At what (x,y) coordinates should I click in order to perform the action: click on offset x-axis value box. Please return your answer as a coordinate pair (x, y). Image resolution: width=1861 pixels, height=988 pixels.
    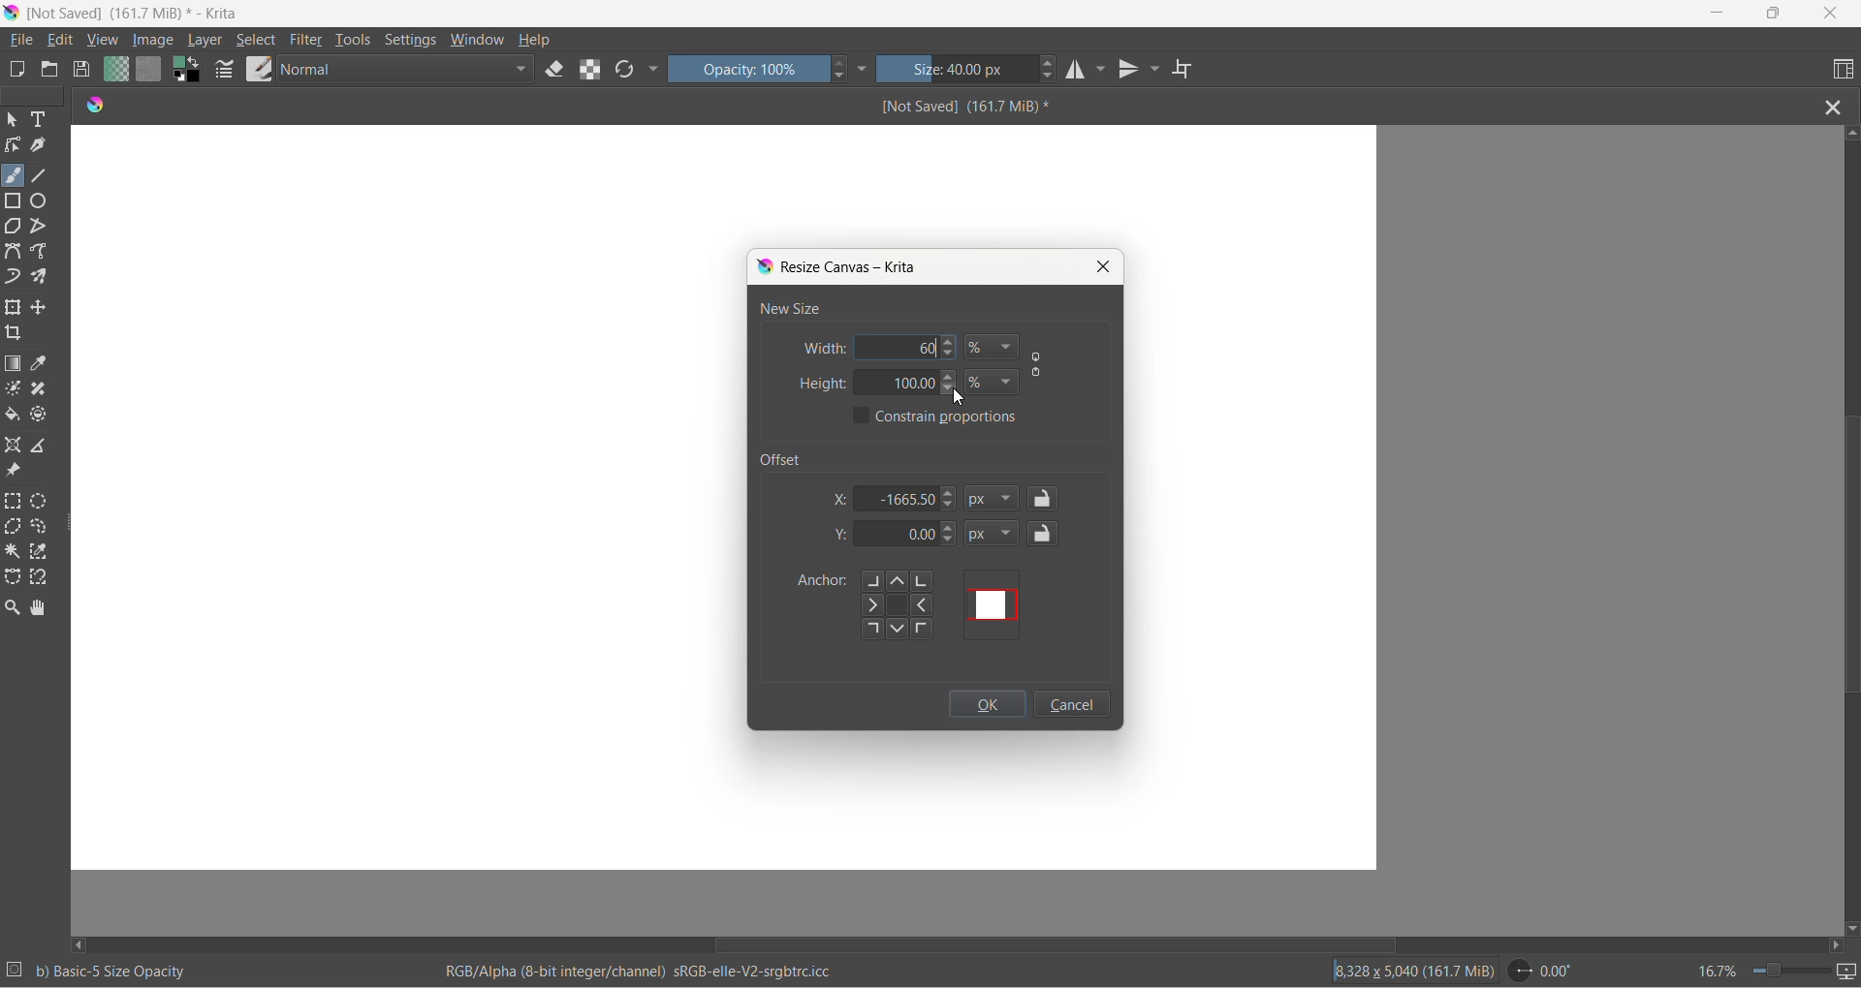
    Looking at the image, I should click on (899, 498).